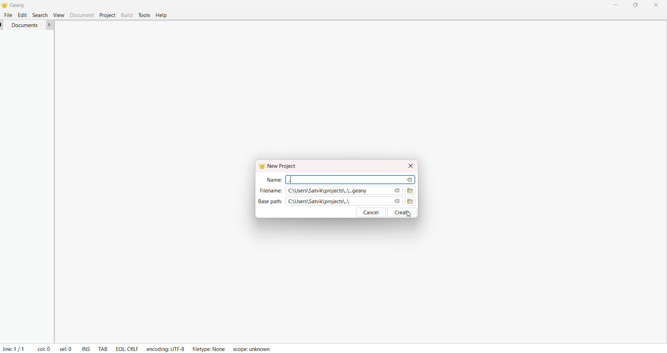 This screenshot has height=353, width=667. What do you see at coordinates (207, 348) in the screenshot?
I see `filetype: None` at bounding box center [207, 348].